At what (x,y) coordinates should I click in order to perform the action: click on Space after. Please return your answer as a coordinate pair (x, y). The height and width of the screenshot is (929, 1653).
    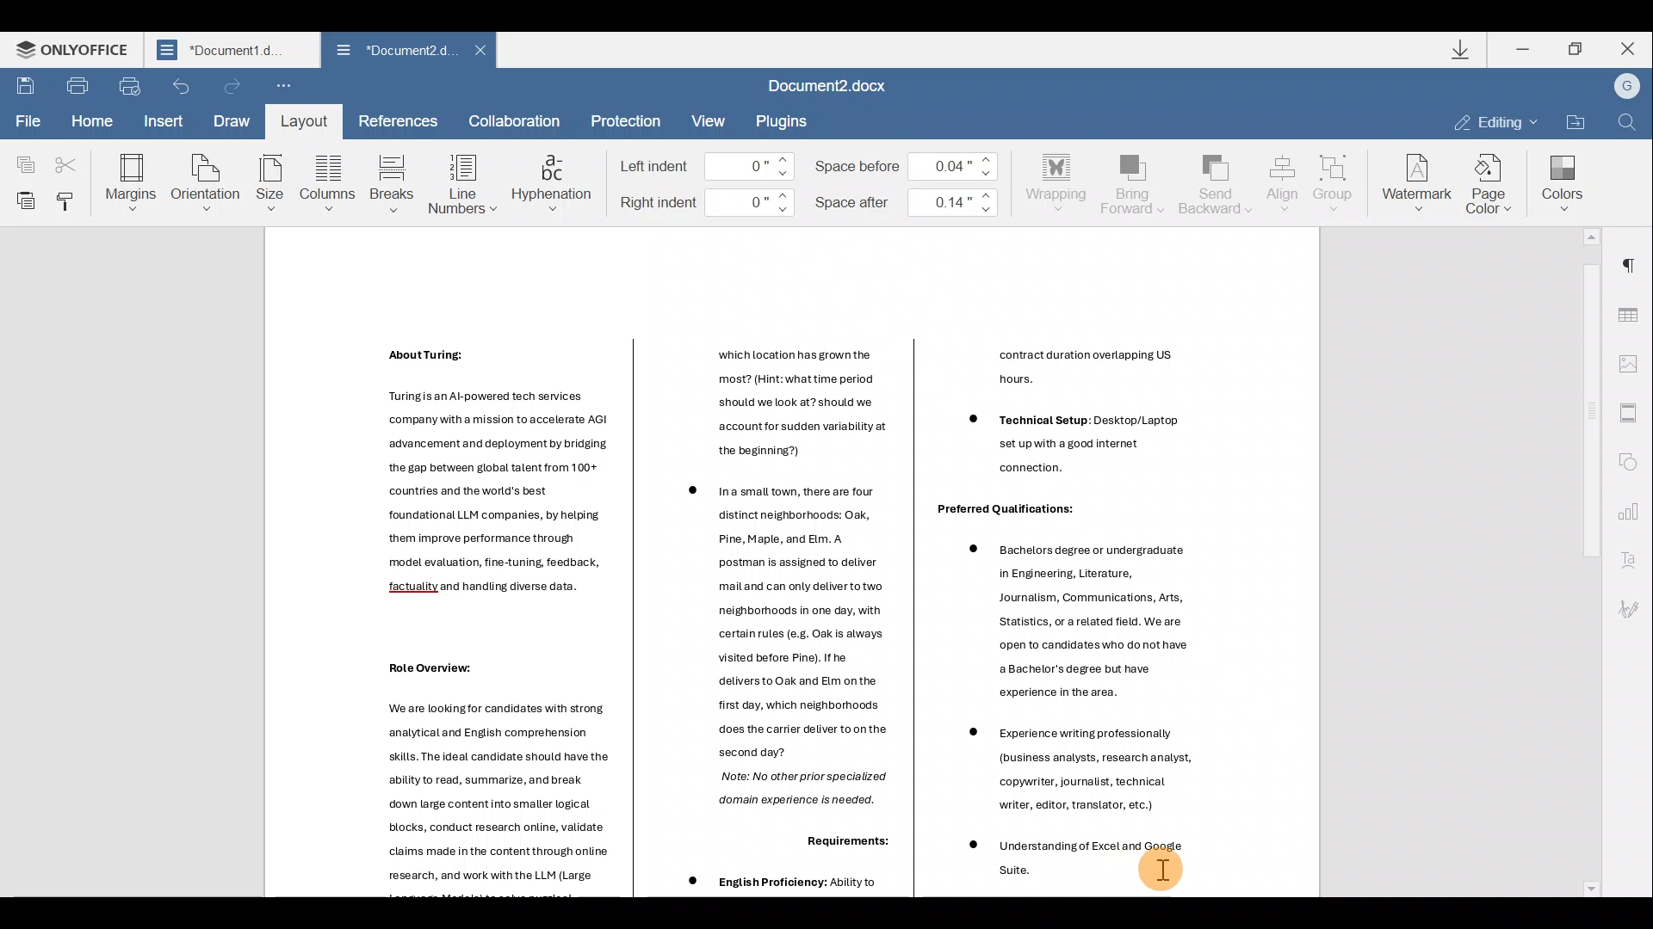
    Looking at the image, I should click on (909, 199).